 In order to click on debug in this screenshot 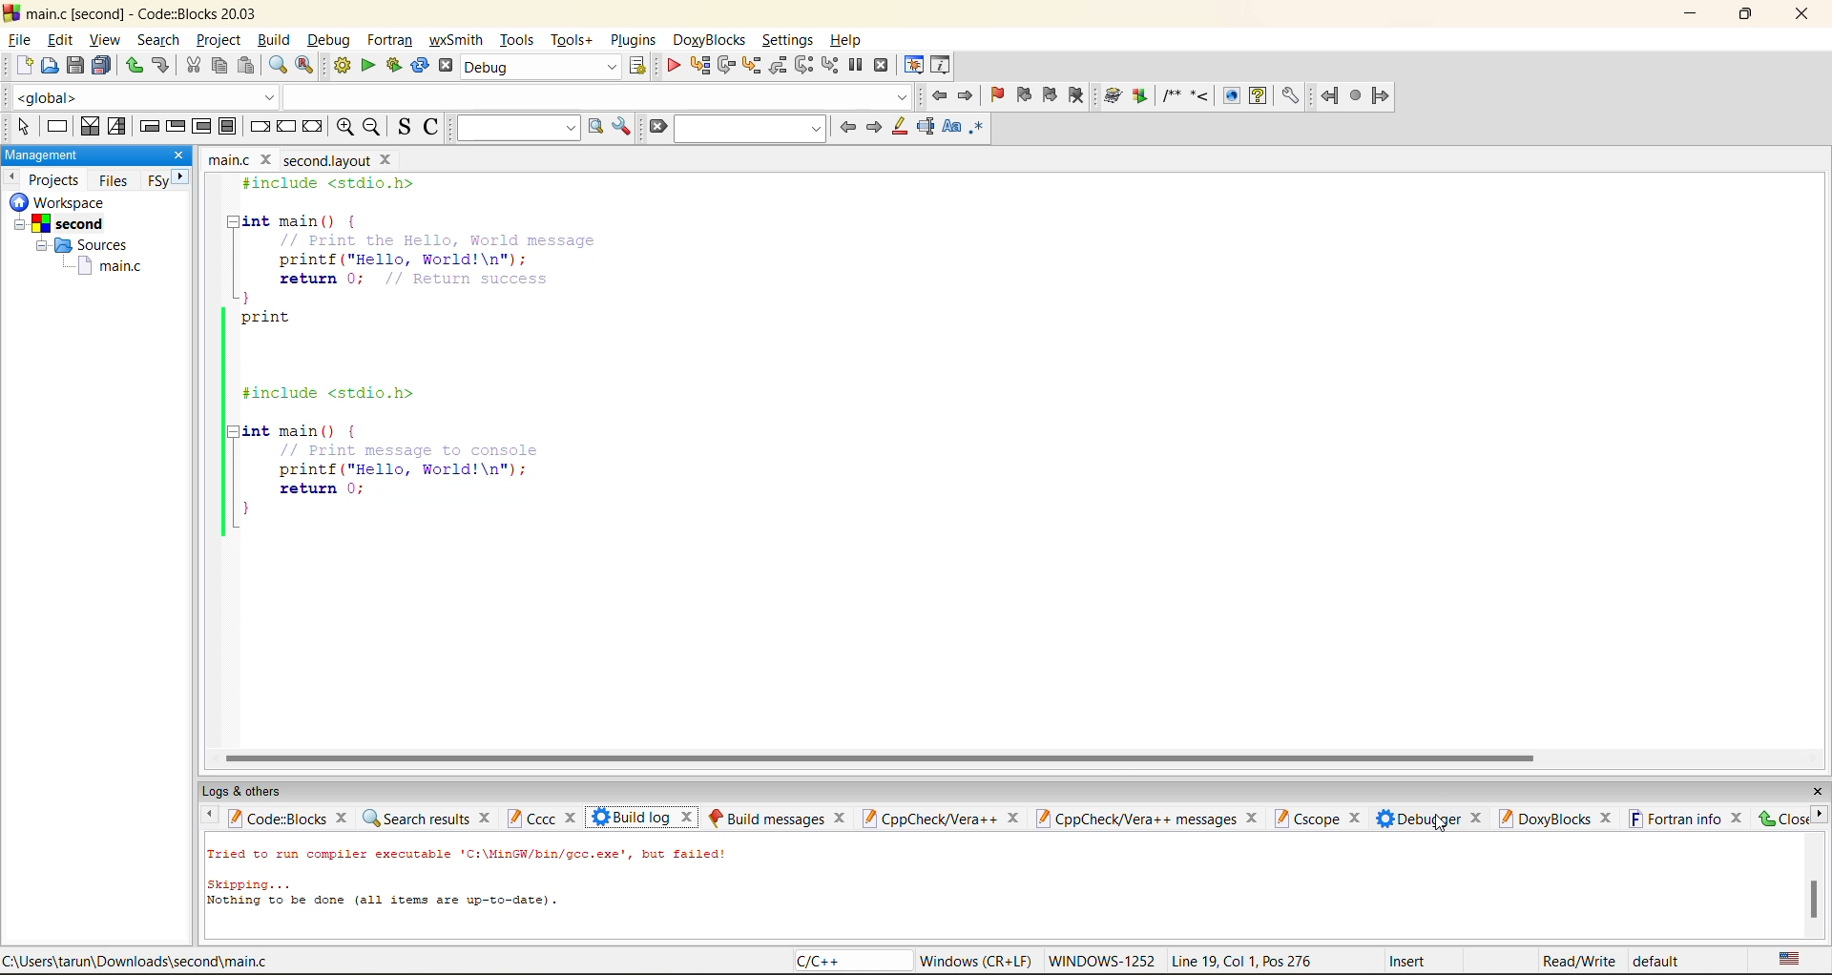, I will do `click(330, 39)`.